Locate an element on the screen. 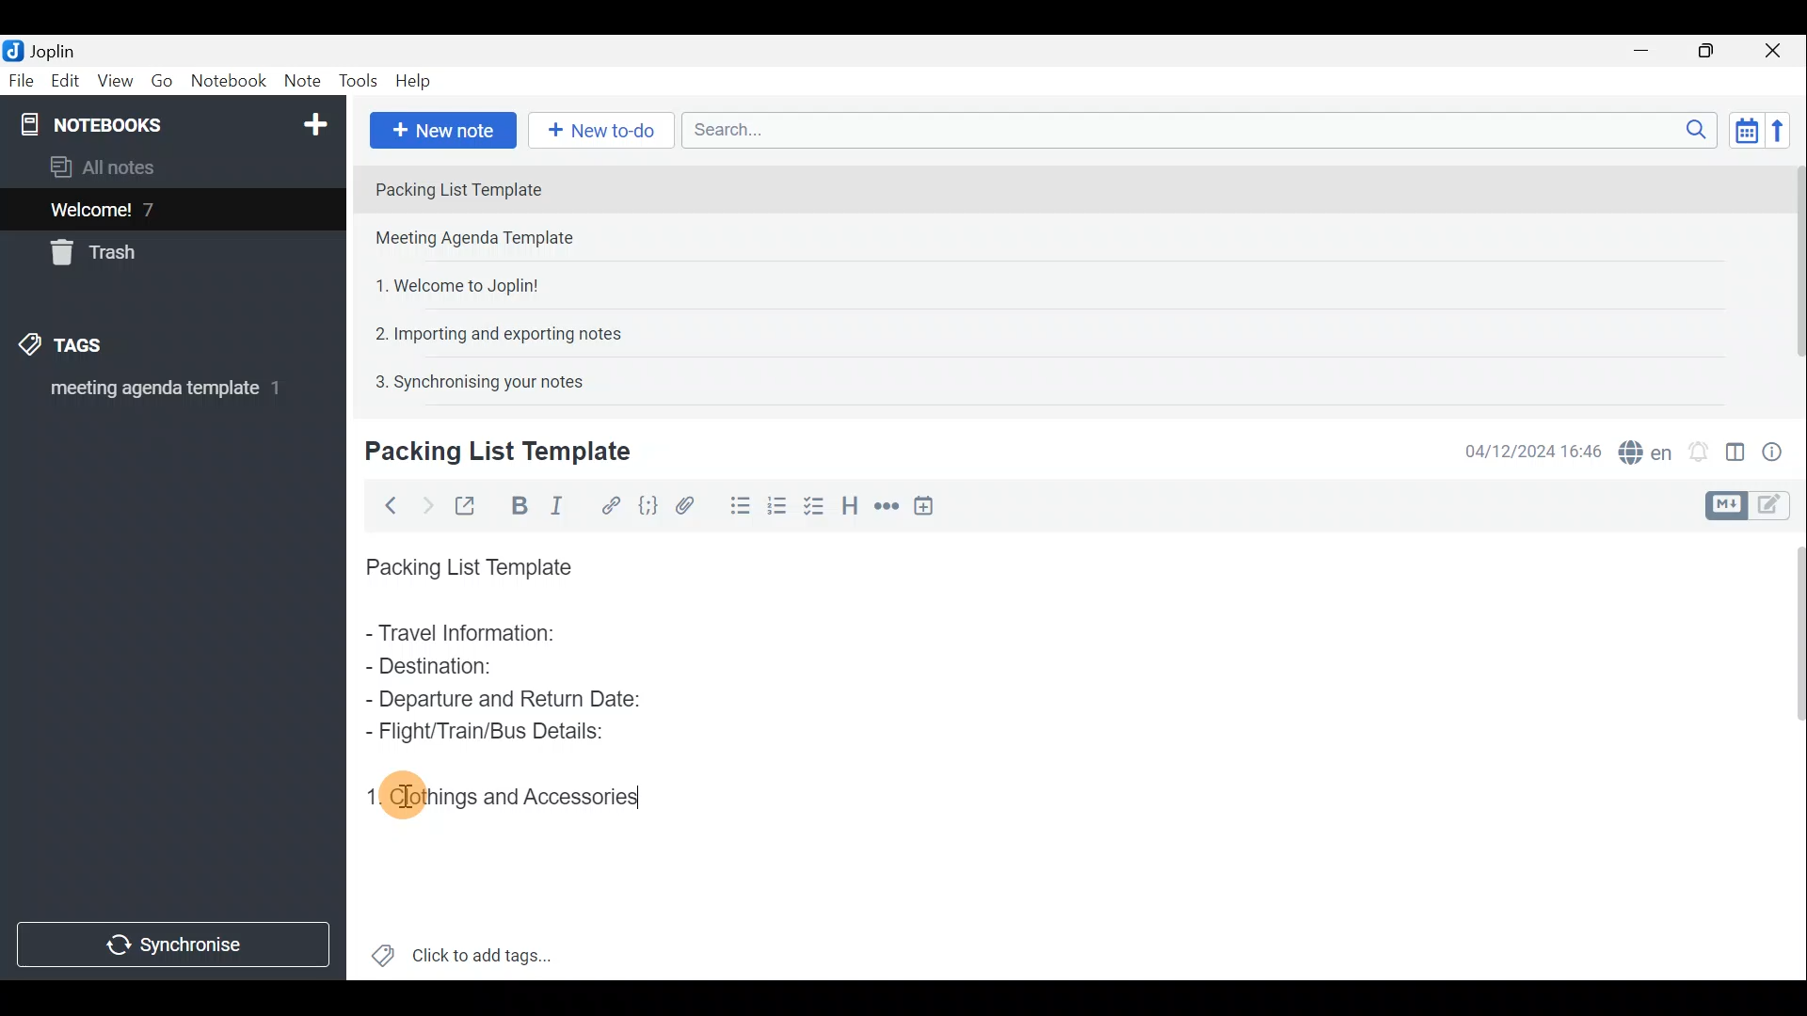  Creating new note is located at coordinates (487, 452).